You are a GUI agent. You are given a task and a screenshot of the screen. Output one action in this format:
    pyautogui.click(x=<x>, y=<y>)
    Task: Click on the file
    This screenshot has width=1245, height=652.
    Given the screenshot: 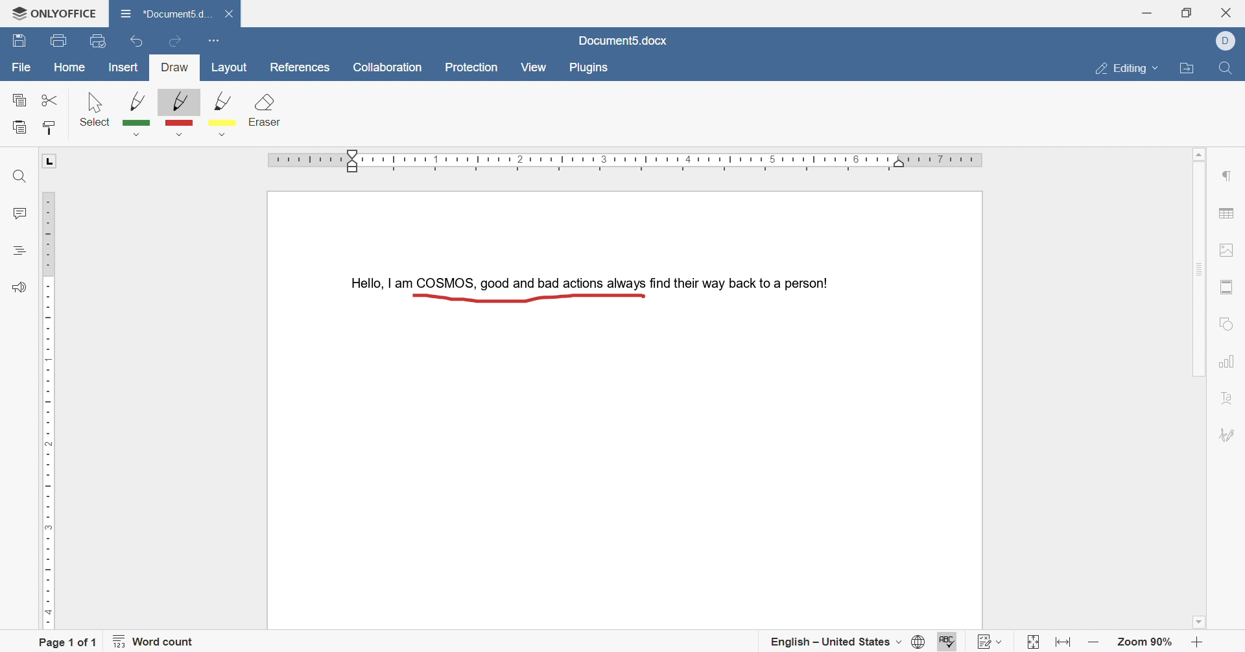 What is the action you would take?
    pyautogui.click(x=21, y=69)
    